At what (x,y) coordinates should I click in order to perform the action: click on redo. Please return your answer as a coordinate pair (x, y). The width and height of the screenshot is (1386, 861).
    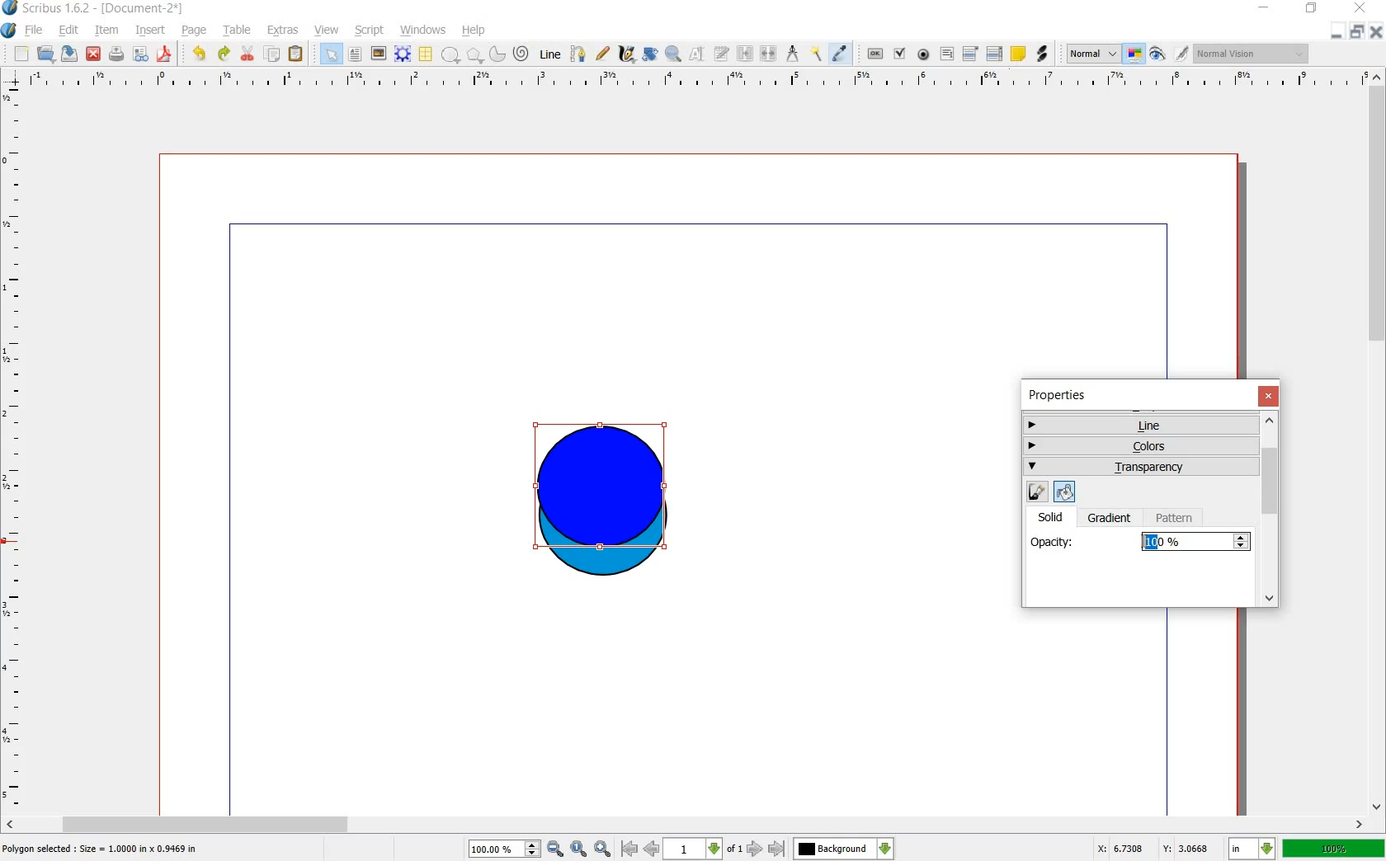
    Looking at the image, I should click on (223, 54).